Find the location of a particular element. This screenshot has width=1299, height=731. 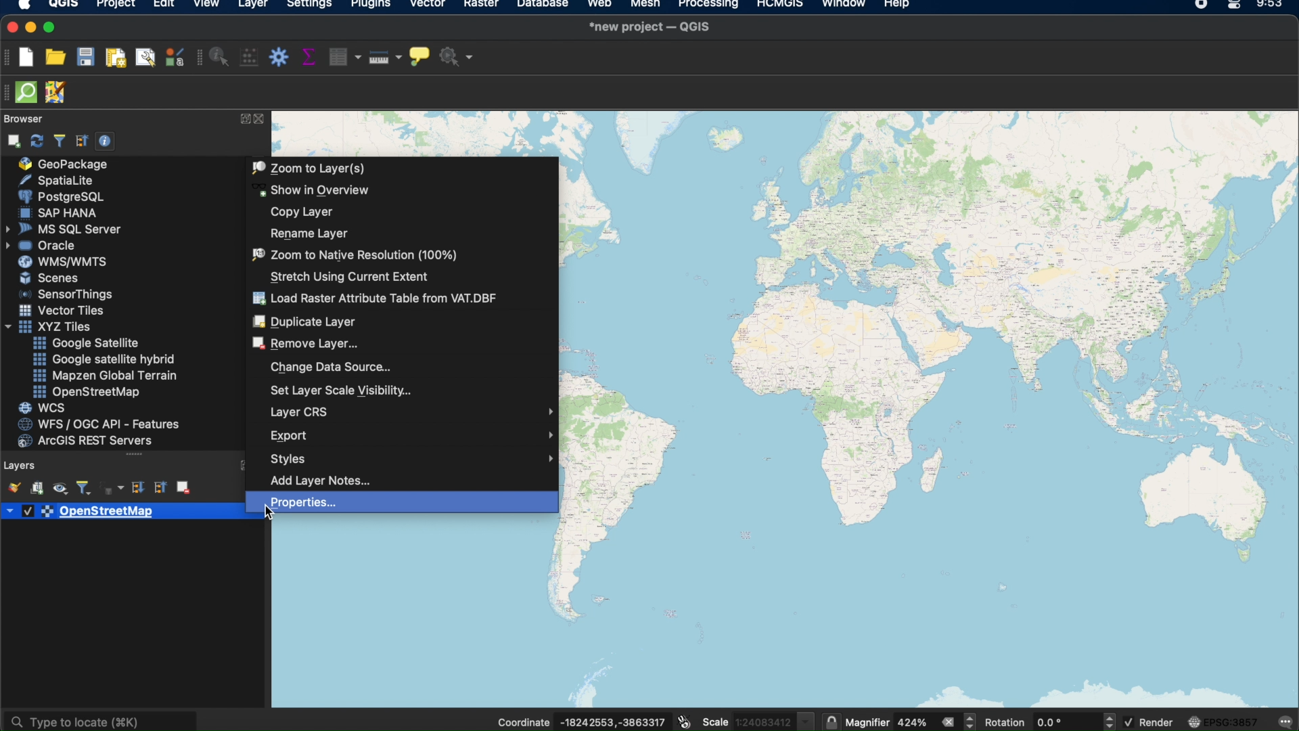

measure line is located at coordinates (383, 57).